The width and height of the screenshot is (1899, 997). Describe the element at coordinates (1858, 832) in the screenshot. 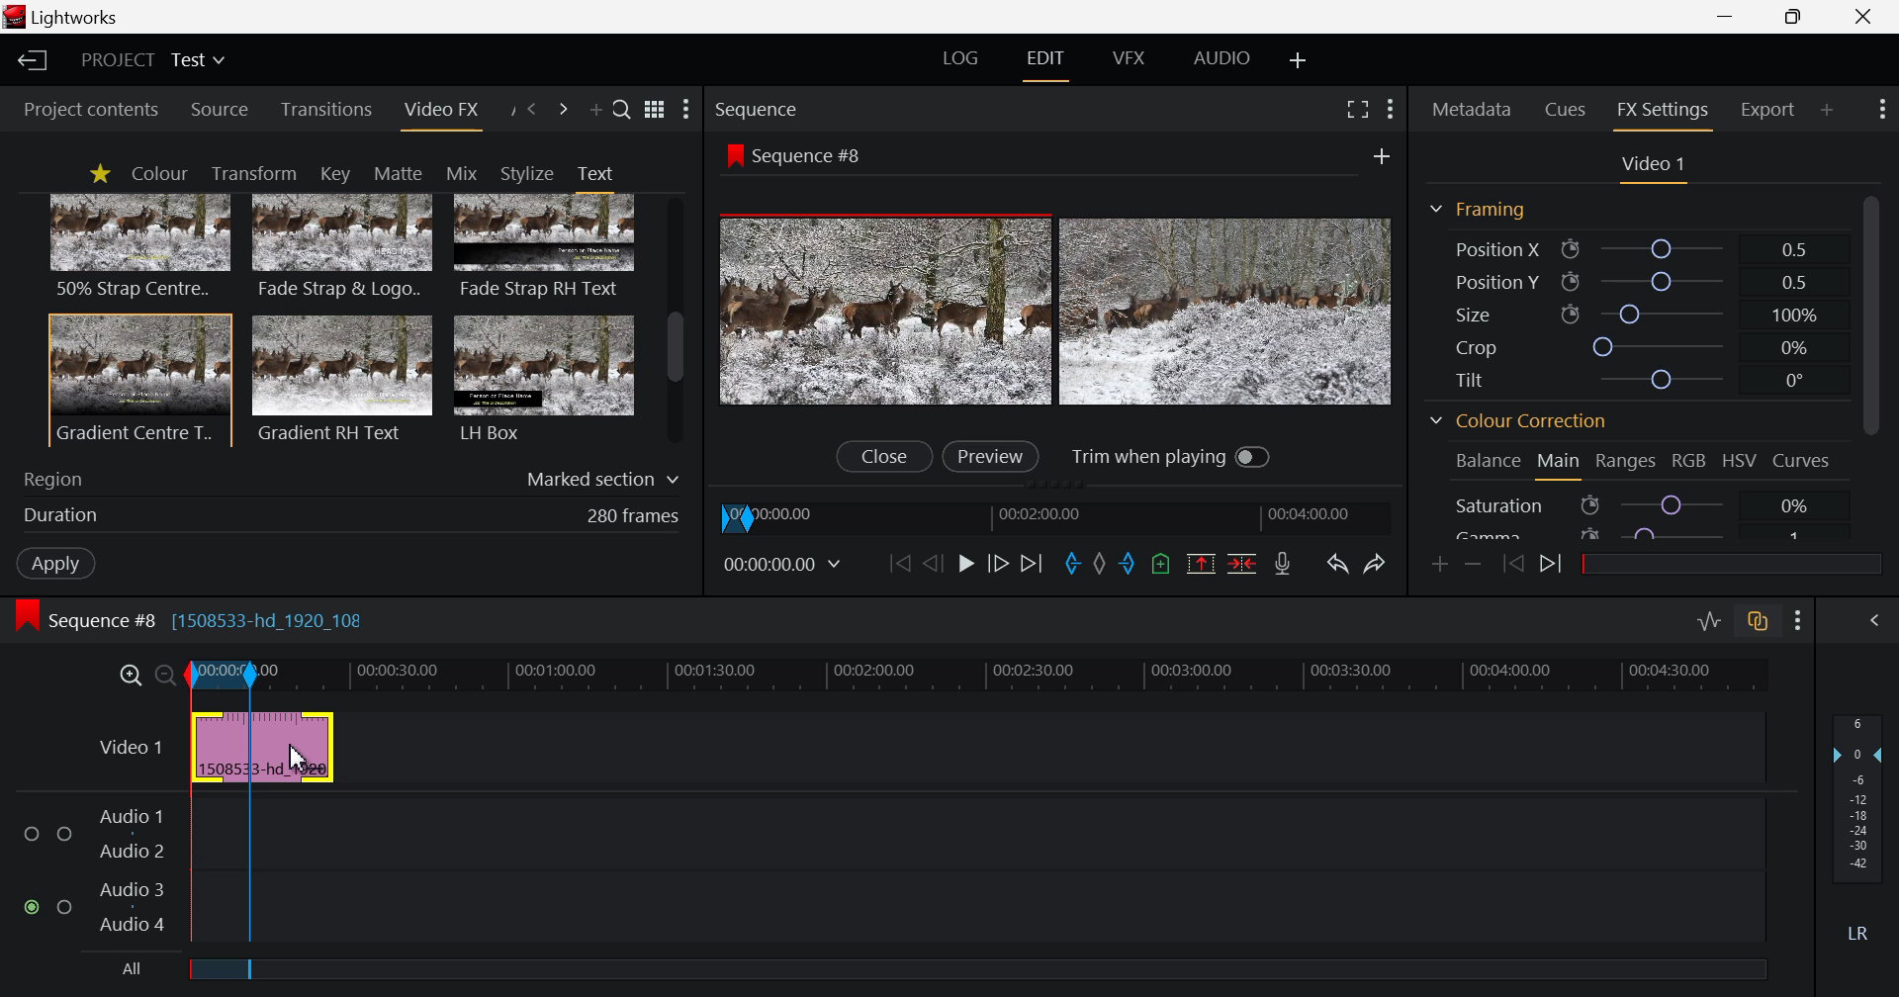

I see `Decibel Level` at that location.